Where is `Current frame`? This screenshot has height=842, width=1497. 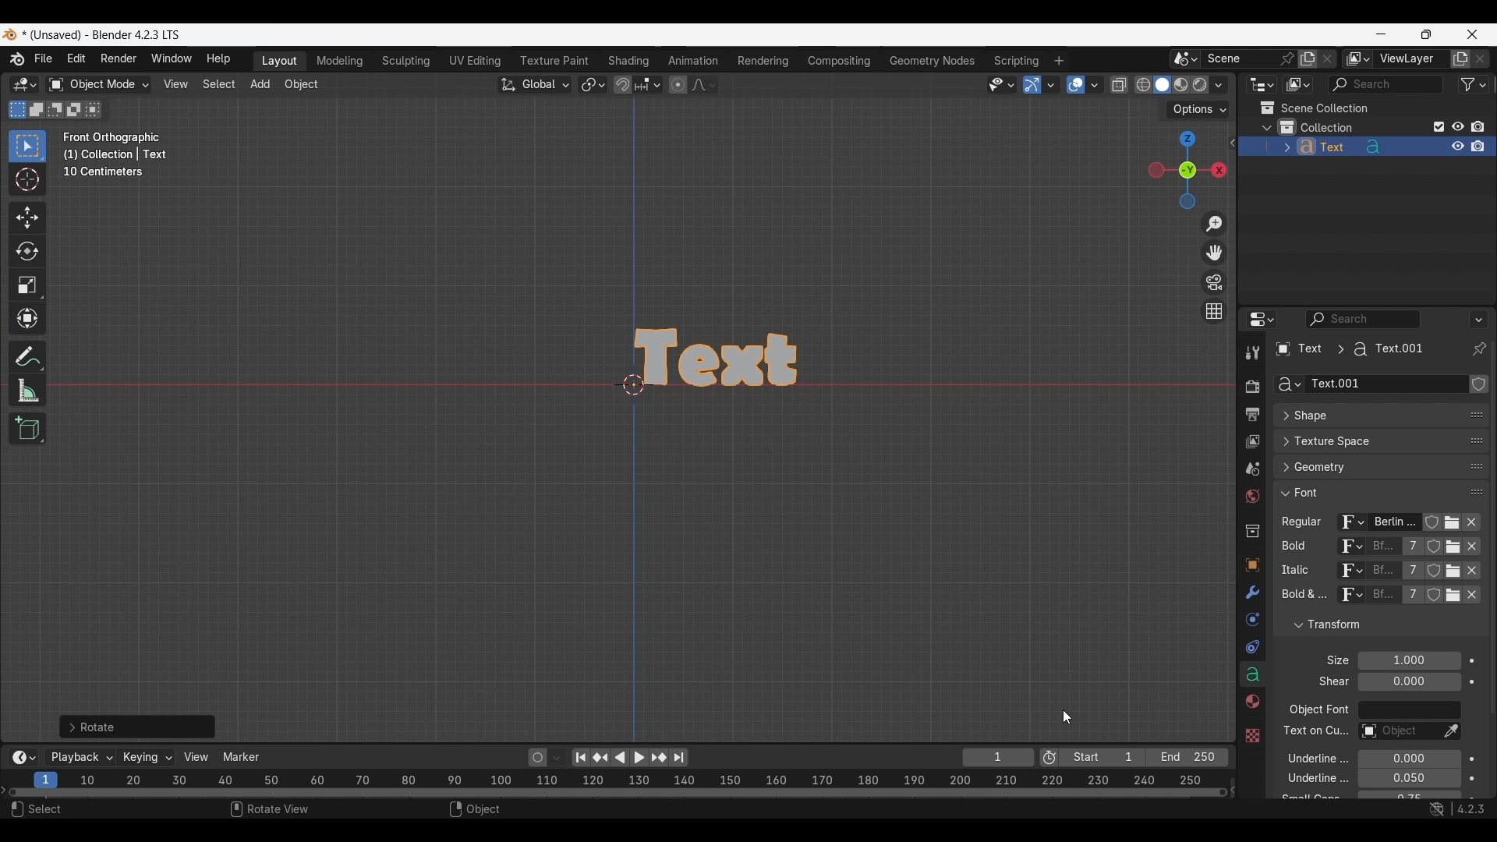
Current frame is located at coordinates (998, 759).